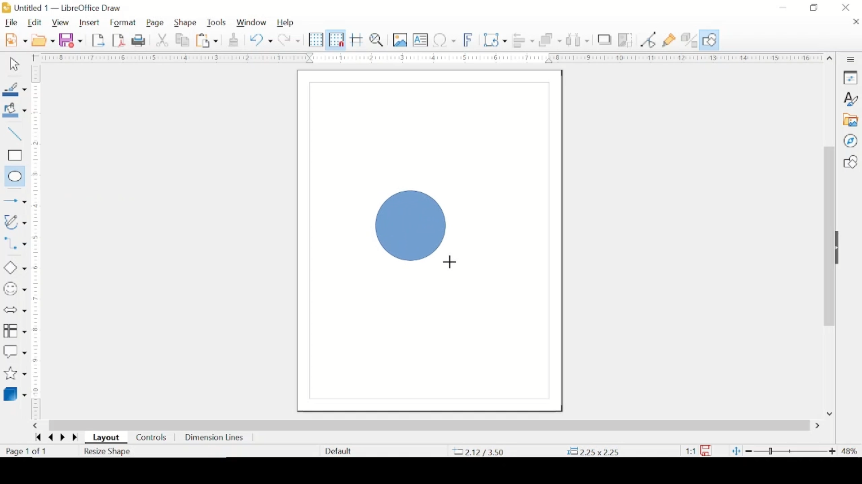 This screenshot has height=484, width=862. What do you see at coordinates (186, 23) in the screenshot?
I see `shape` at bounding box center [186, 23].